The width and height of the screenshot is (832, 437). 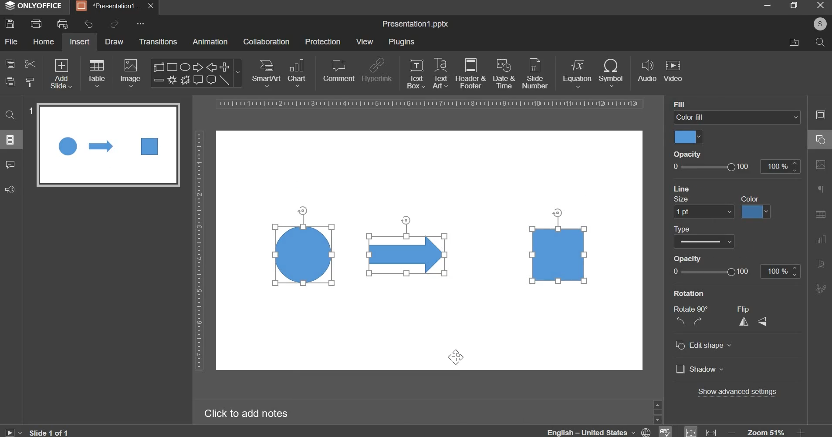 I want to click on header & footer, so click(x=470, y=73).